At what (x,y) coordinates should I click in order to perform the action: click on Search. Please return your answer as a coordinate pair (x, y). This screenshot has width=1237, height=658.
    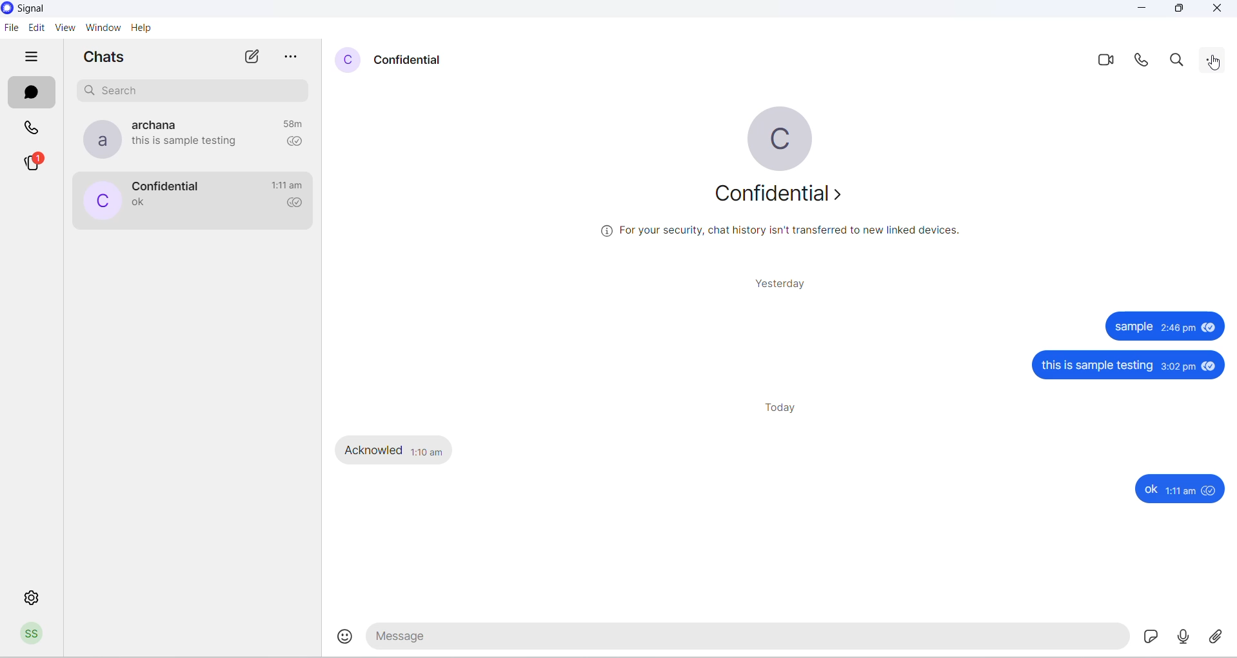
    Looking at the image, I should click on (195, 91).